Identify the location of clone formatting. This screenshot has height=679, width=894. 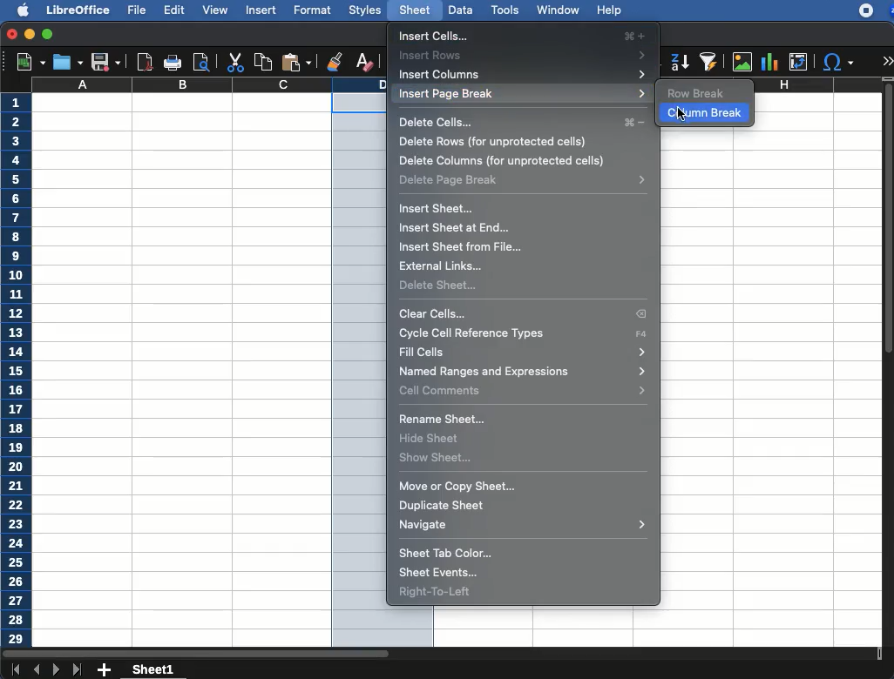
(334, 61).